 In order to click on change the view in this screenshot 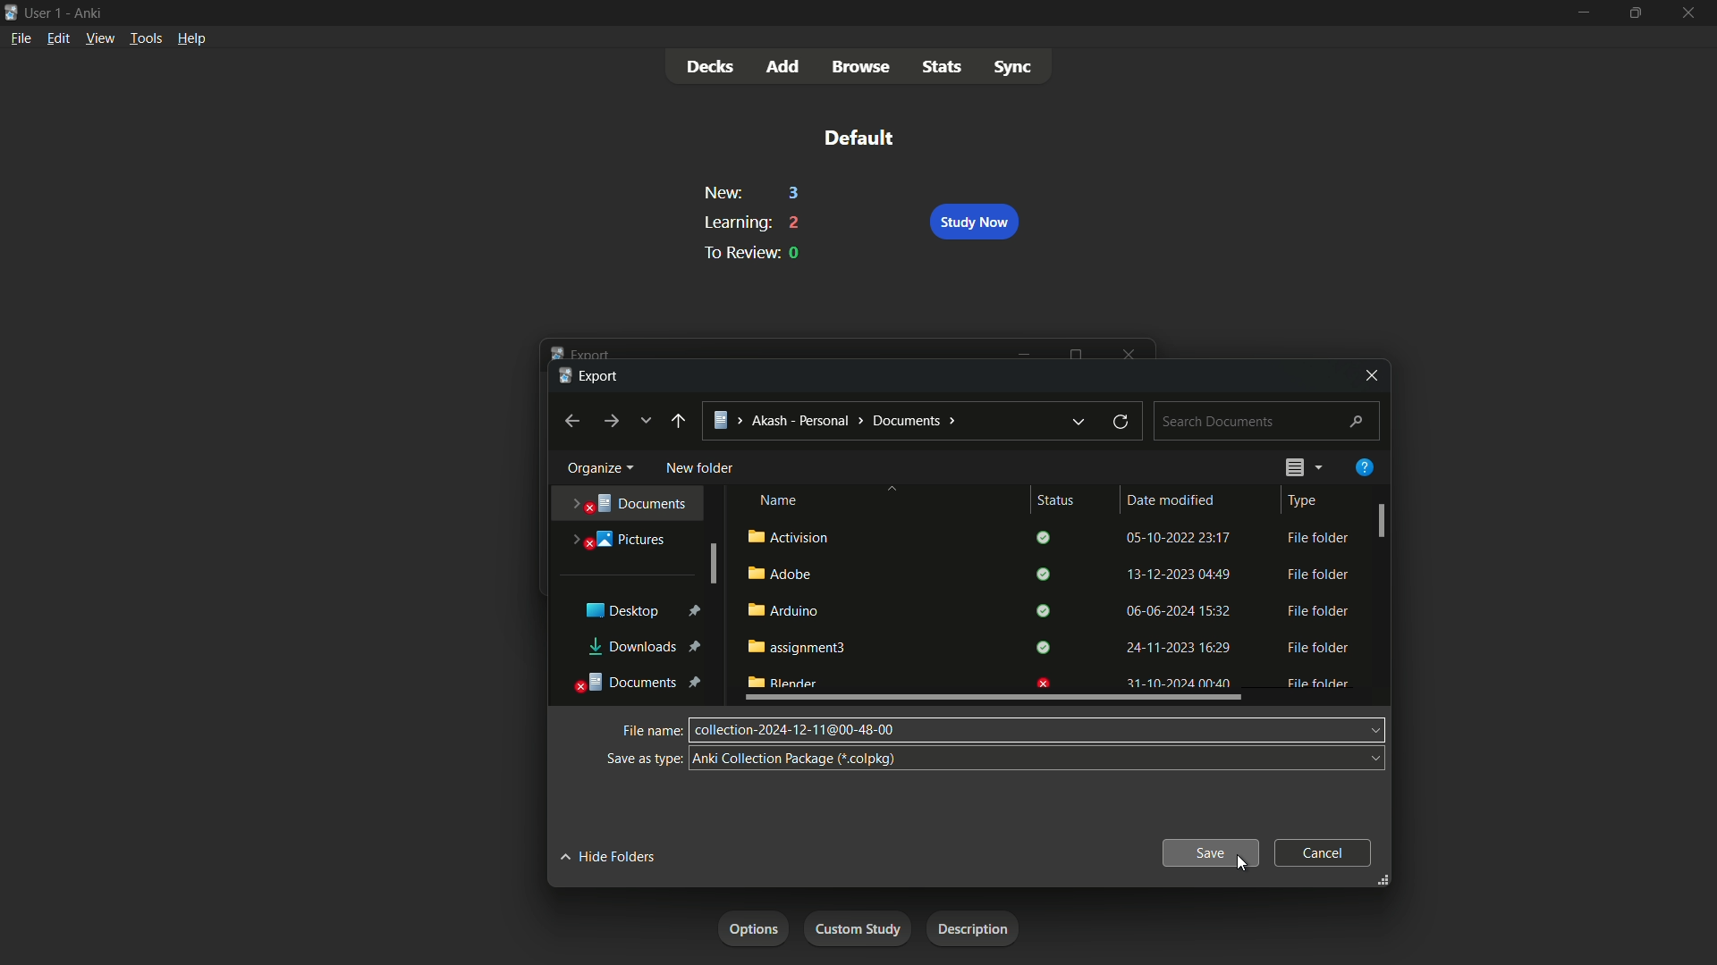, I will do `click(1291, 467)`.